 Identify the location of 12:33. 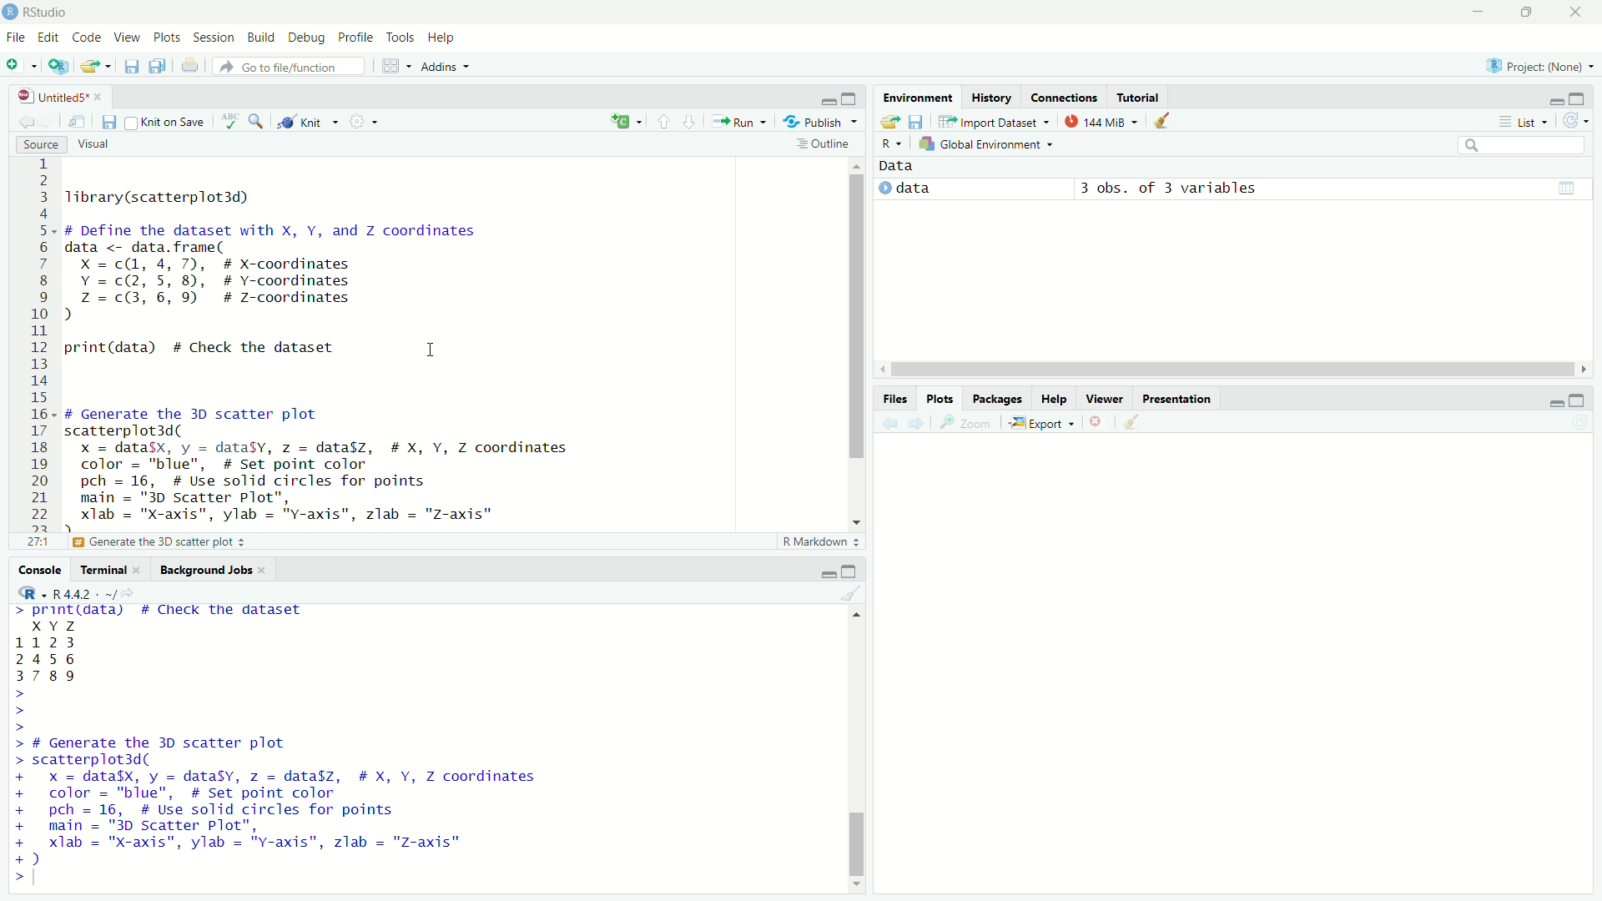
(35, 542).